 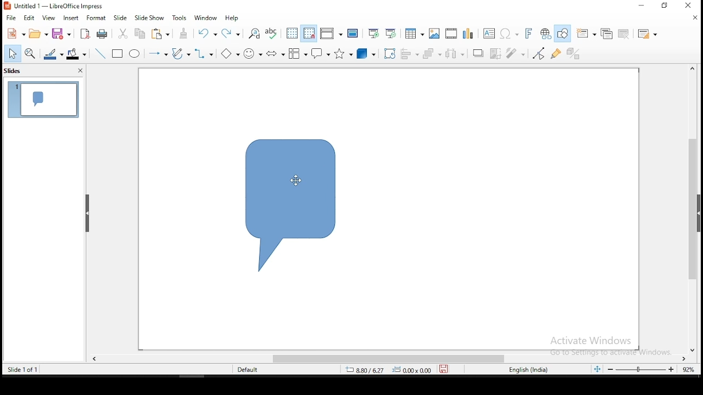 I want to click on delete slide, so click(x=626, y=33).